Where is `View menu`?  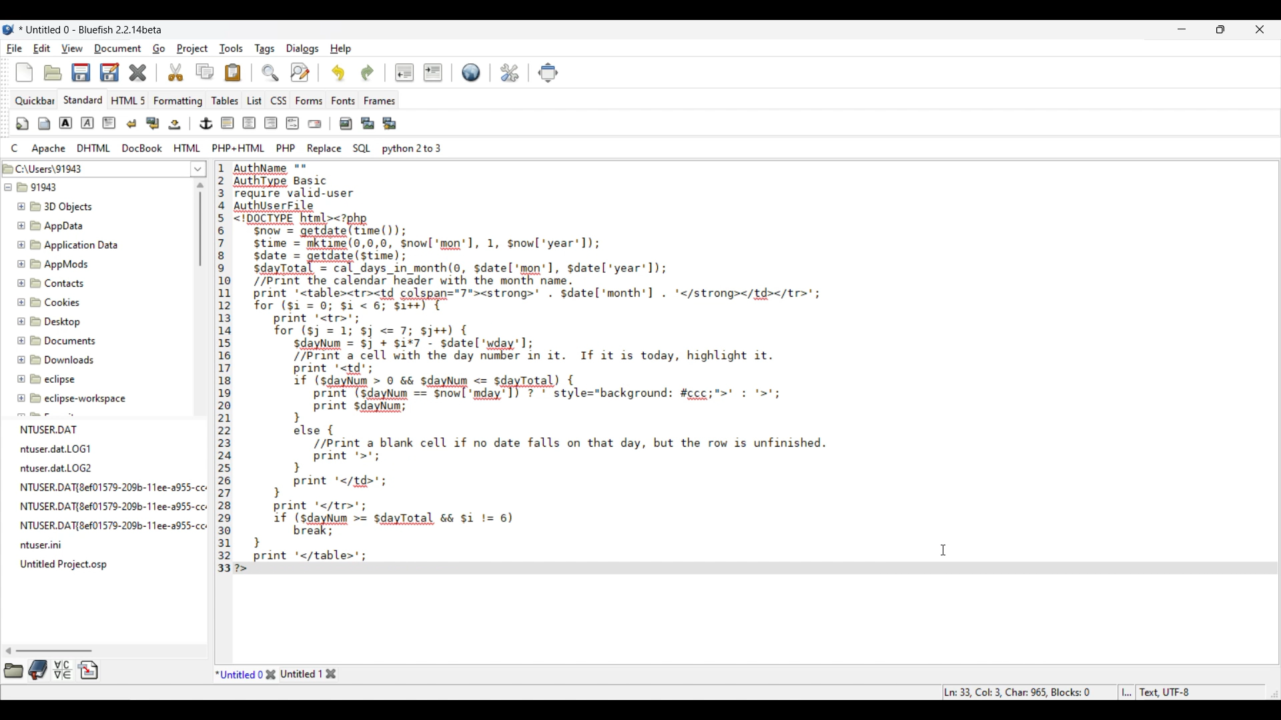
View menu is located at coordinates (72, 49).